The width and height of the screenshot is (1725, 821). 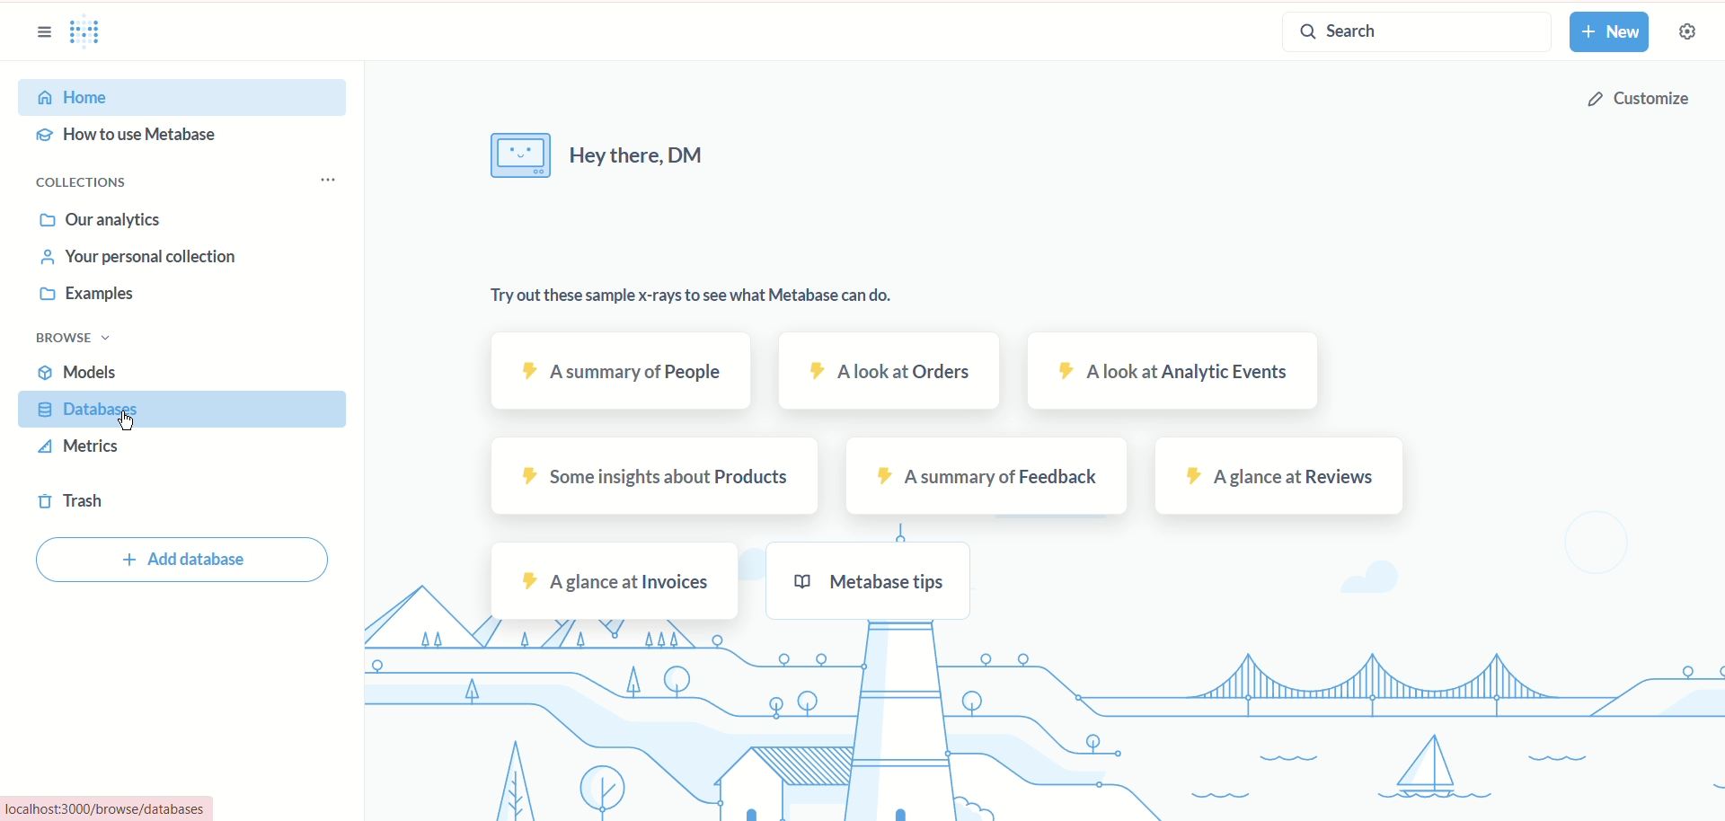 What do you see at coordinates (77, 447) in the screenshot?
I see `metrics` at bounding box center [77, 447].